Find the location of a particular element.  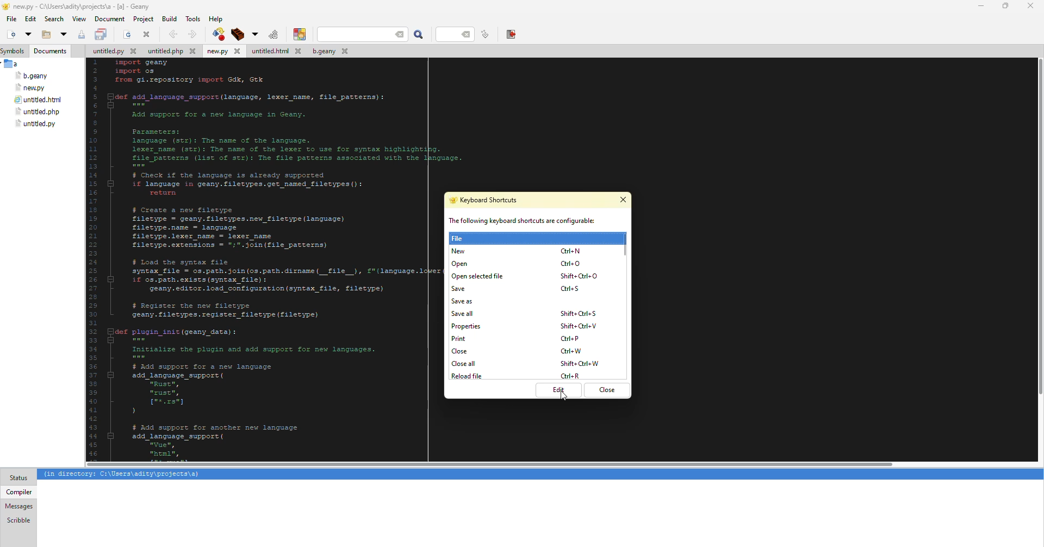

new is located at coordinates (457, 252).